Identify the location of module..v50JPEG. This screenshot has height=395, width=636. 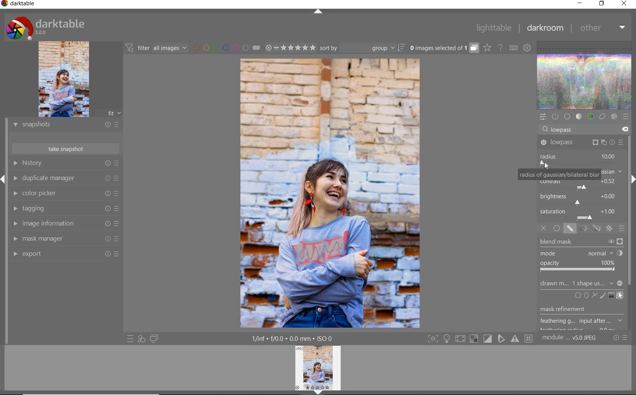
(571, 338).